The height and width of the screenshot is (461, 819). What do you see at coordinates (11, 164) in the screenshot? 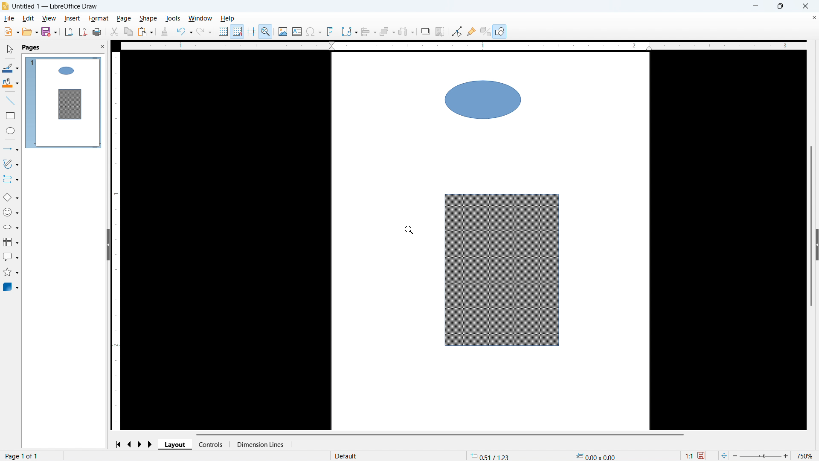
I see `Curves and polygons ` at bounding box center [11, 164].